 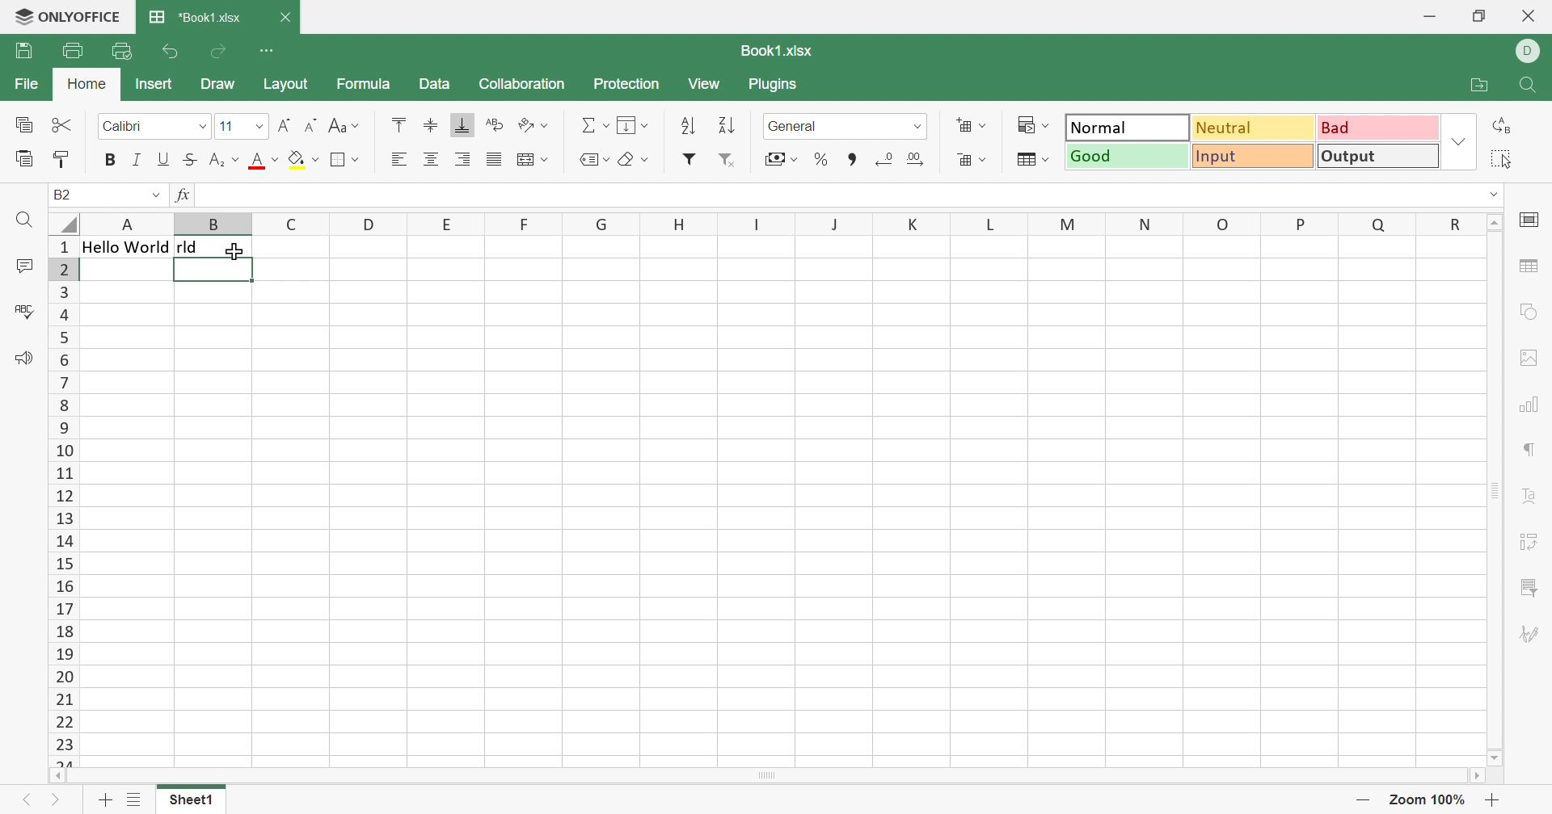 What do you see at coordinates (22, 359) in the screenshot?
I see `Feedback & Support` at bounding box center [22, 359].